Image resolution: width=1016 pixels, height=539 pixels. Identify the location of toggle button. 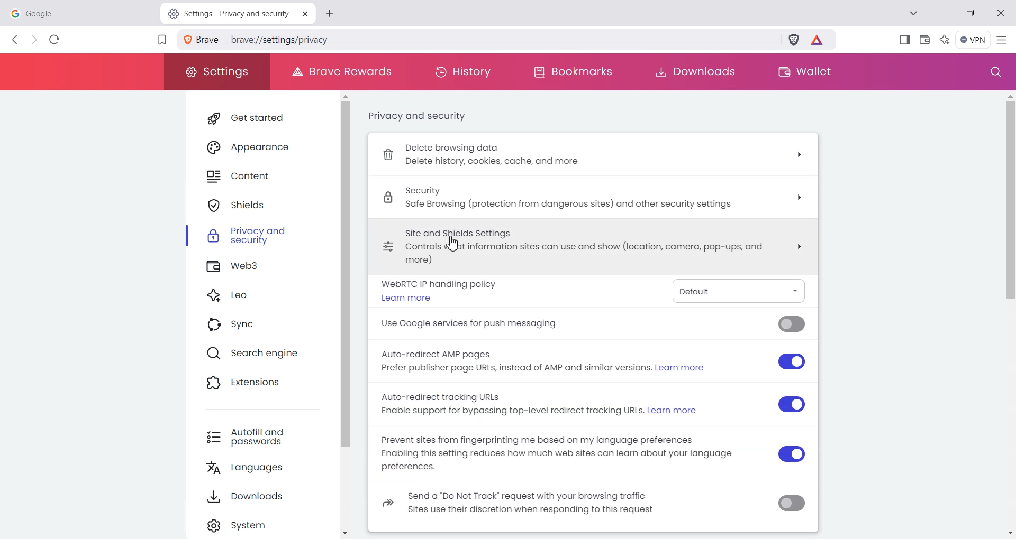
(794, 415).